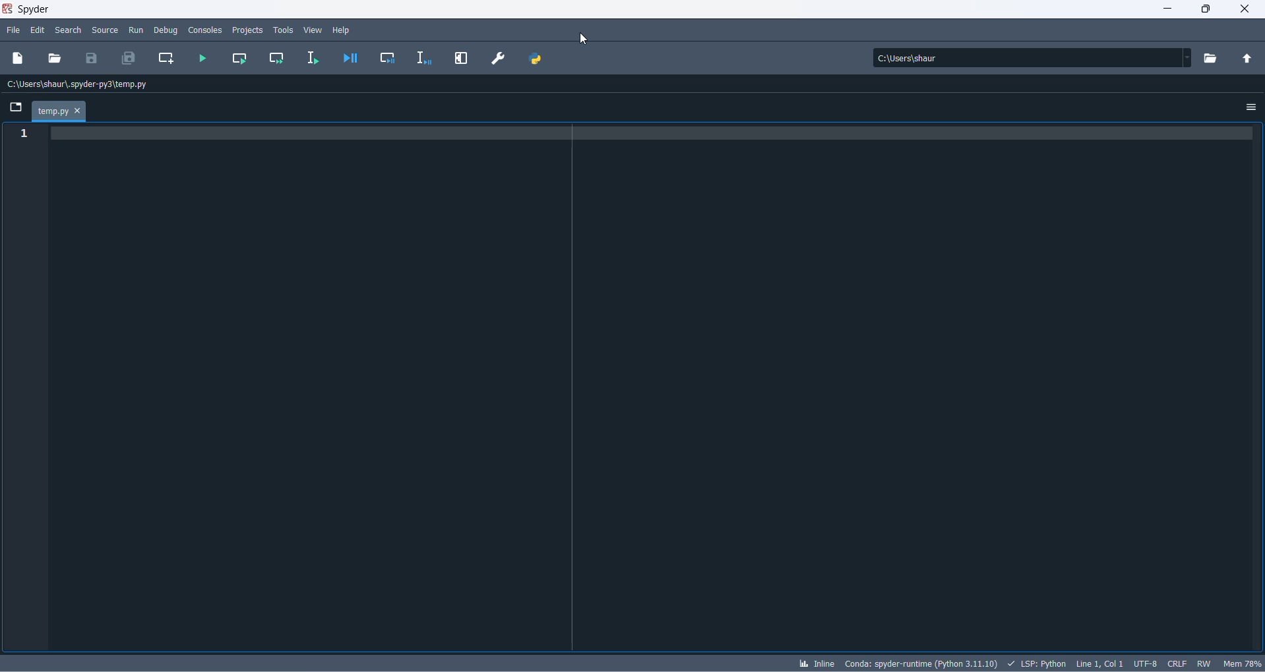 This screenshot has width=1265, height=672. I want to click on script, so click(1037, 662).